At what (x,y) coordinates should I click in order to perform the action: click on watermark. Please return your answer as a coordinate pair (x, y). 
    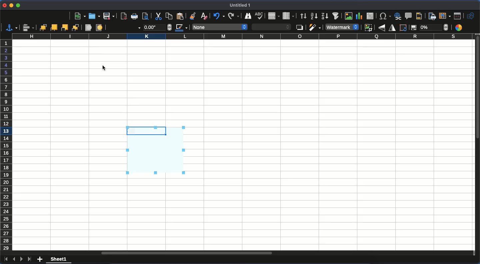
    Looking at the image, I should click on (157, 150).